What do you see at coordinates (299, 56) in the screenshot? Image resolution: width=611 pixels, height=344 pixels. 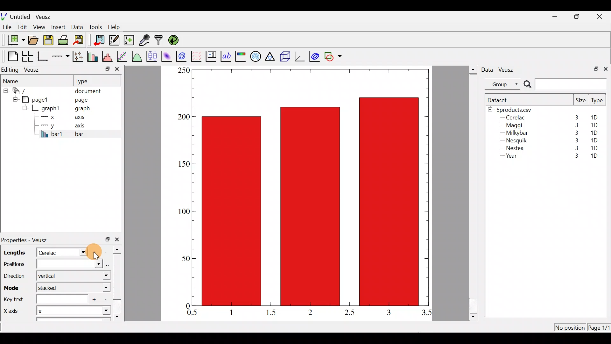 I see `3d graph` at bounding box center [299, 56].